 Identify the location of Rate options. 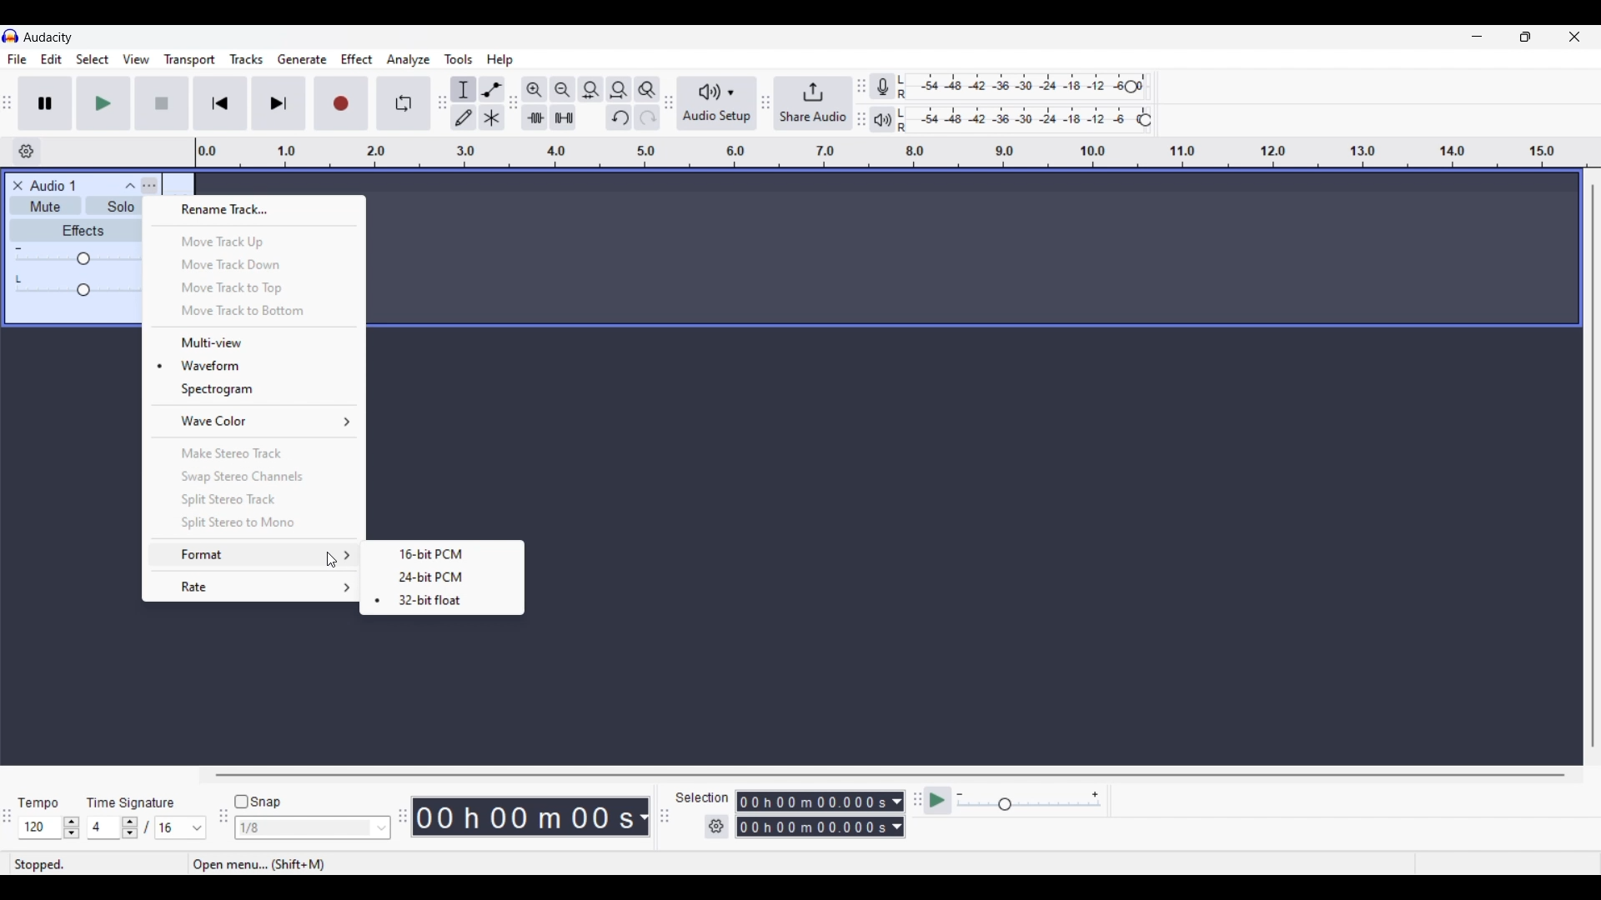
(254, 587).